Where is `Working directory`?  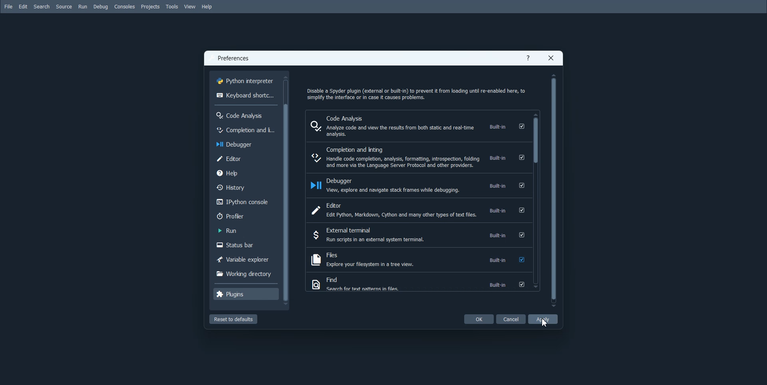 Working directory is located at coordinates (244, 273).